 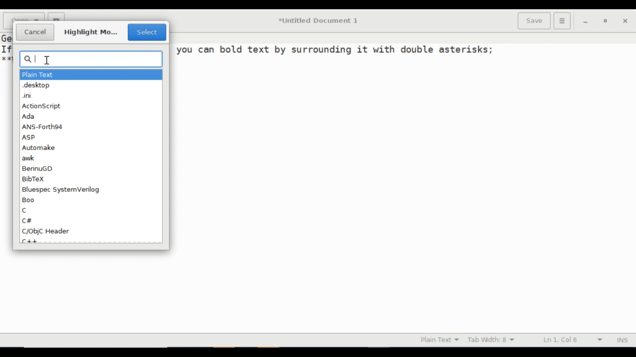 What do you see at coordinates (625, 20) in the screenshot?
I see `close` at bounding box center [625, 20].